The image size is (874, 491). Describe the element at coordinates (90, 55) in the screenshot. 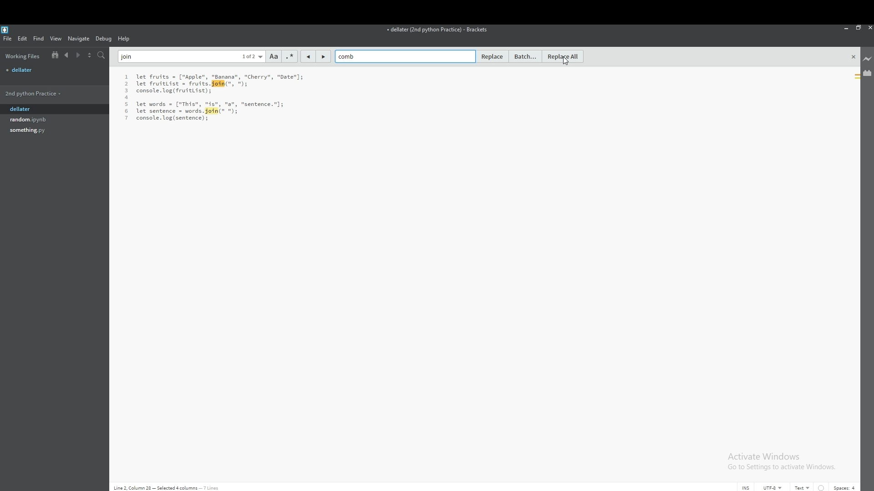

I see `split view` at that location.